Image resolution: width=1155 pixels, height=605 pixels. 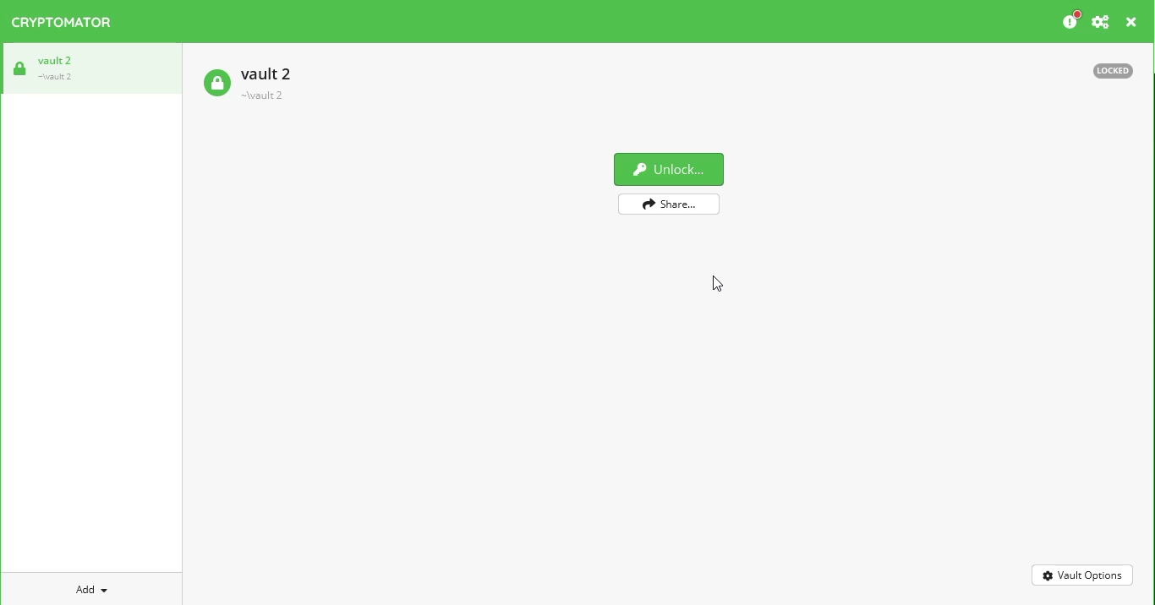 What do you see at coordinates (1101, 22) in the screenshot?
I see `preferences` at bounding box center [1101, 22].